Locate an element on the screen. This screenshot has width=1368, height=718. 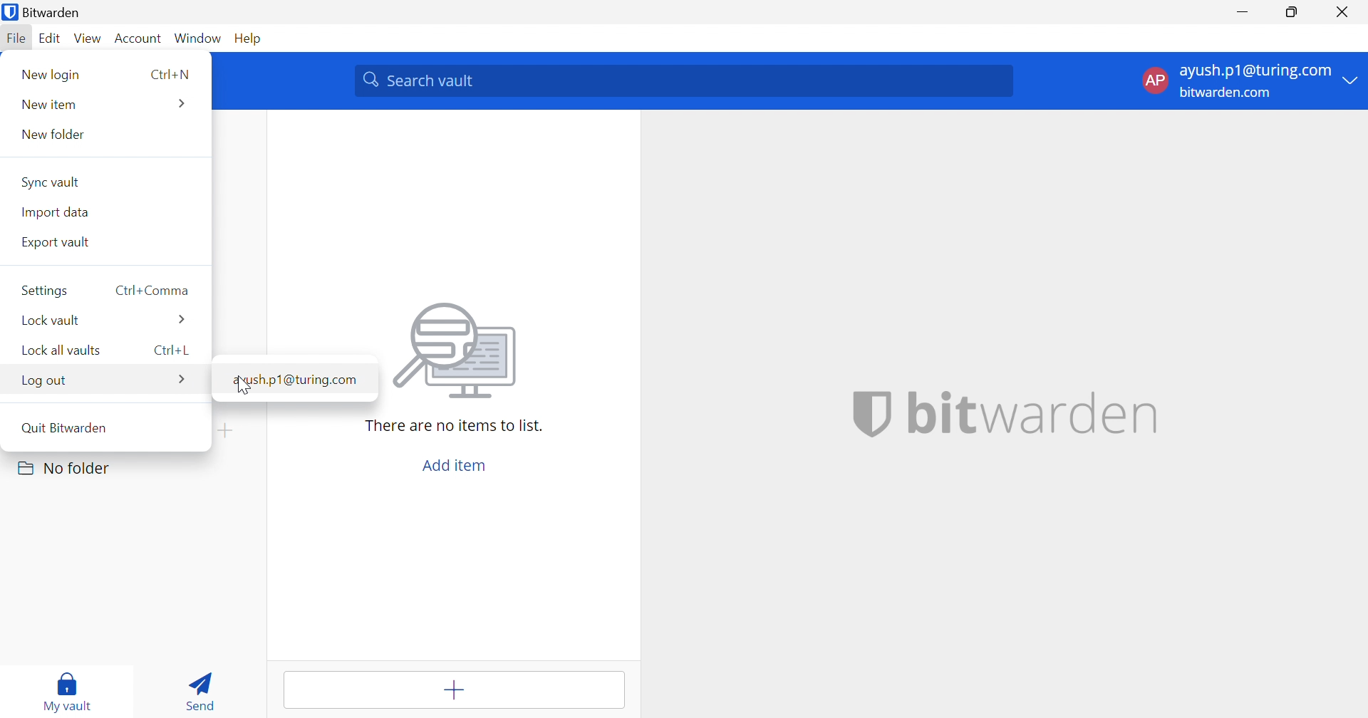
Add tem is located at coordinates (457, 690).